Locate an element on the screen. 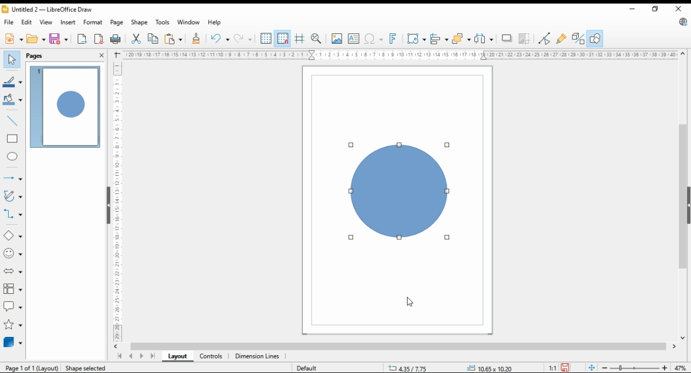 The image size is (691, 373). format is located at coordinates (93, 22).